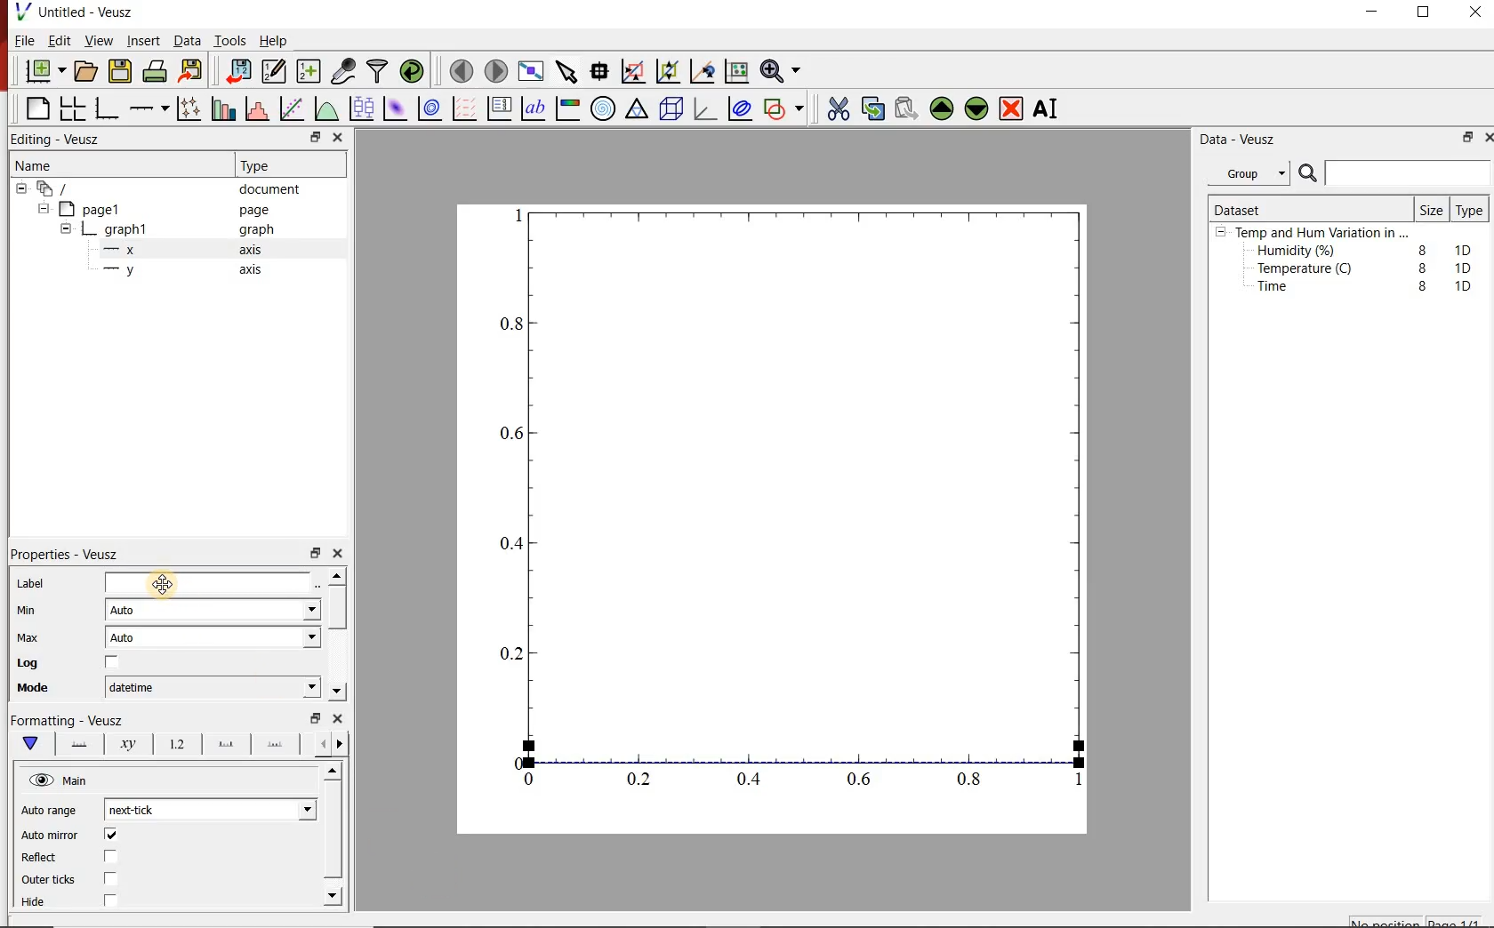 The image size is (1494, 928). Describe the element at coordinates (342, 69) in the screenshot. I see `capture remote data` at that location.